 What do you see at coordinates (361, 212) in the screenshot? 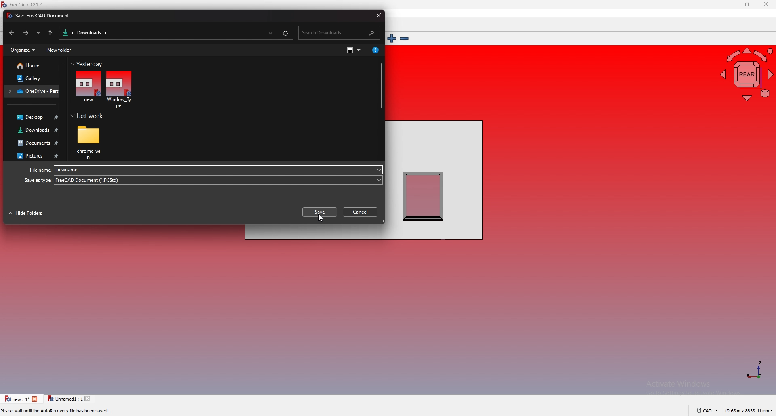
I see `cancel` at bounding box center [361, 212].